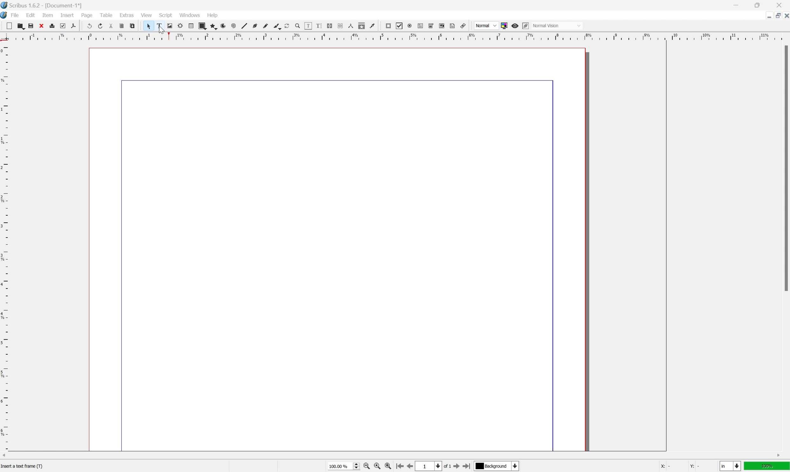 The height and width of the screenshot is (472, 790). What do you see at coordinates (213, 15) in the screenshot?
I see `help` at bounding box center [213, 15].